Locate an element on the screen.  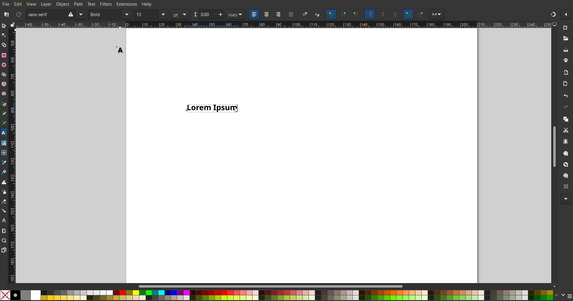
Justify is located at coordinates (291, 15).